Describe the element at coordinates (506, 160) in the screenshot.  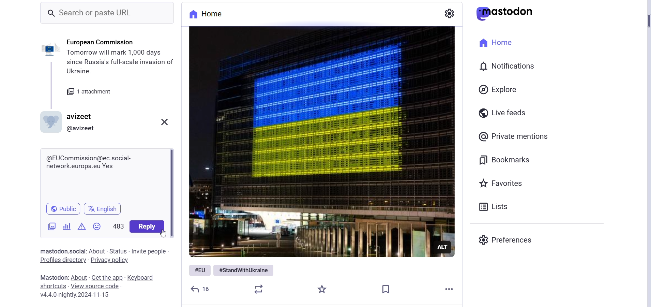
I see `Bookmarks` at that location.